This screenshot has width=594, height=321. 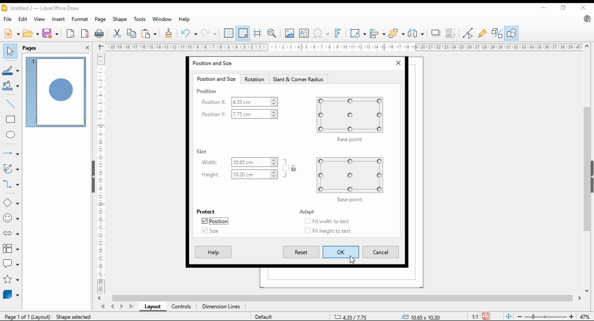 I want to click on previous page, so click(x=113, y=306).